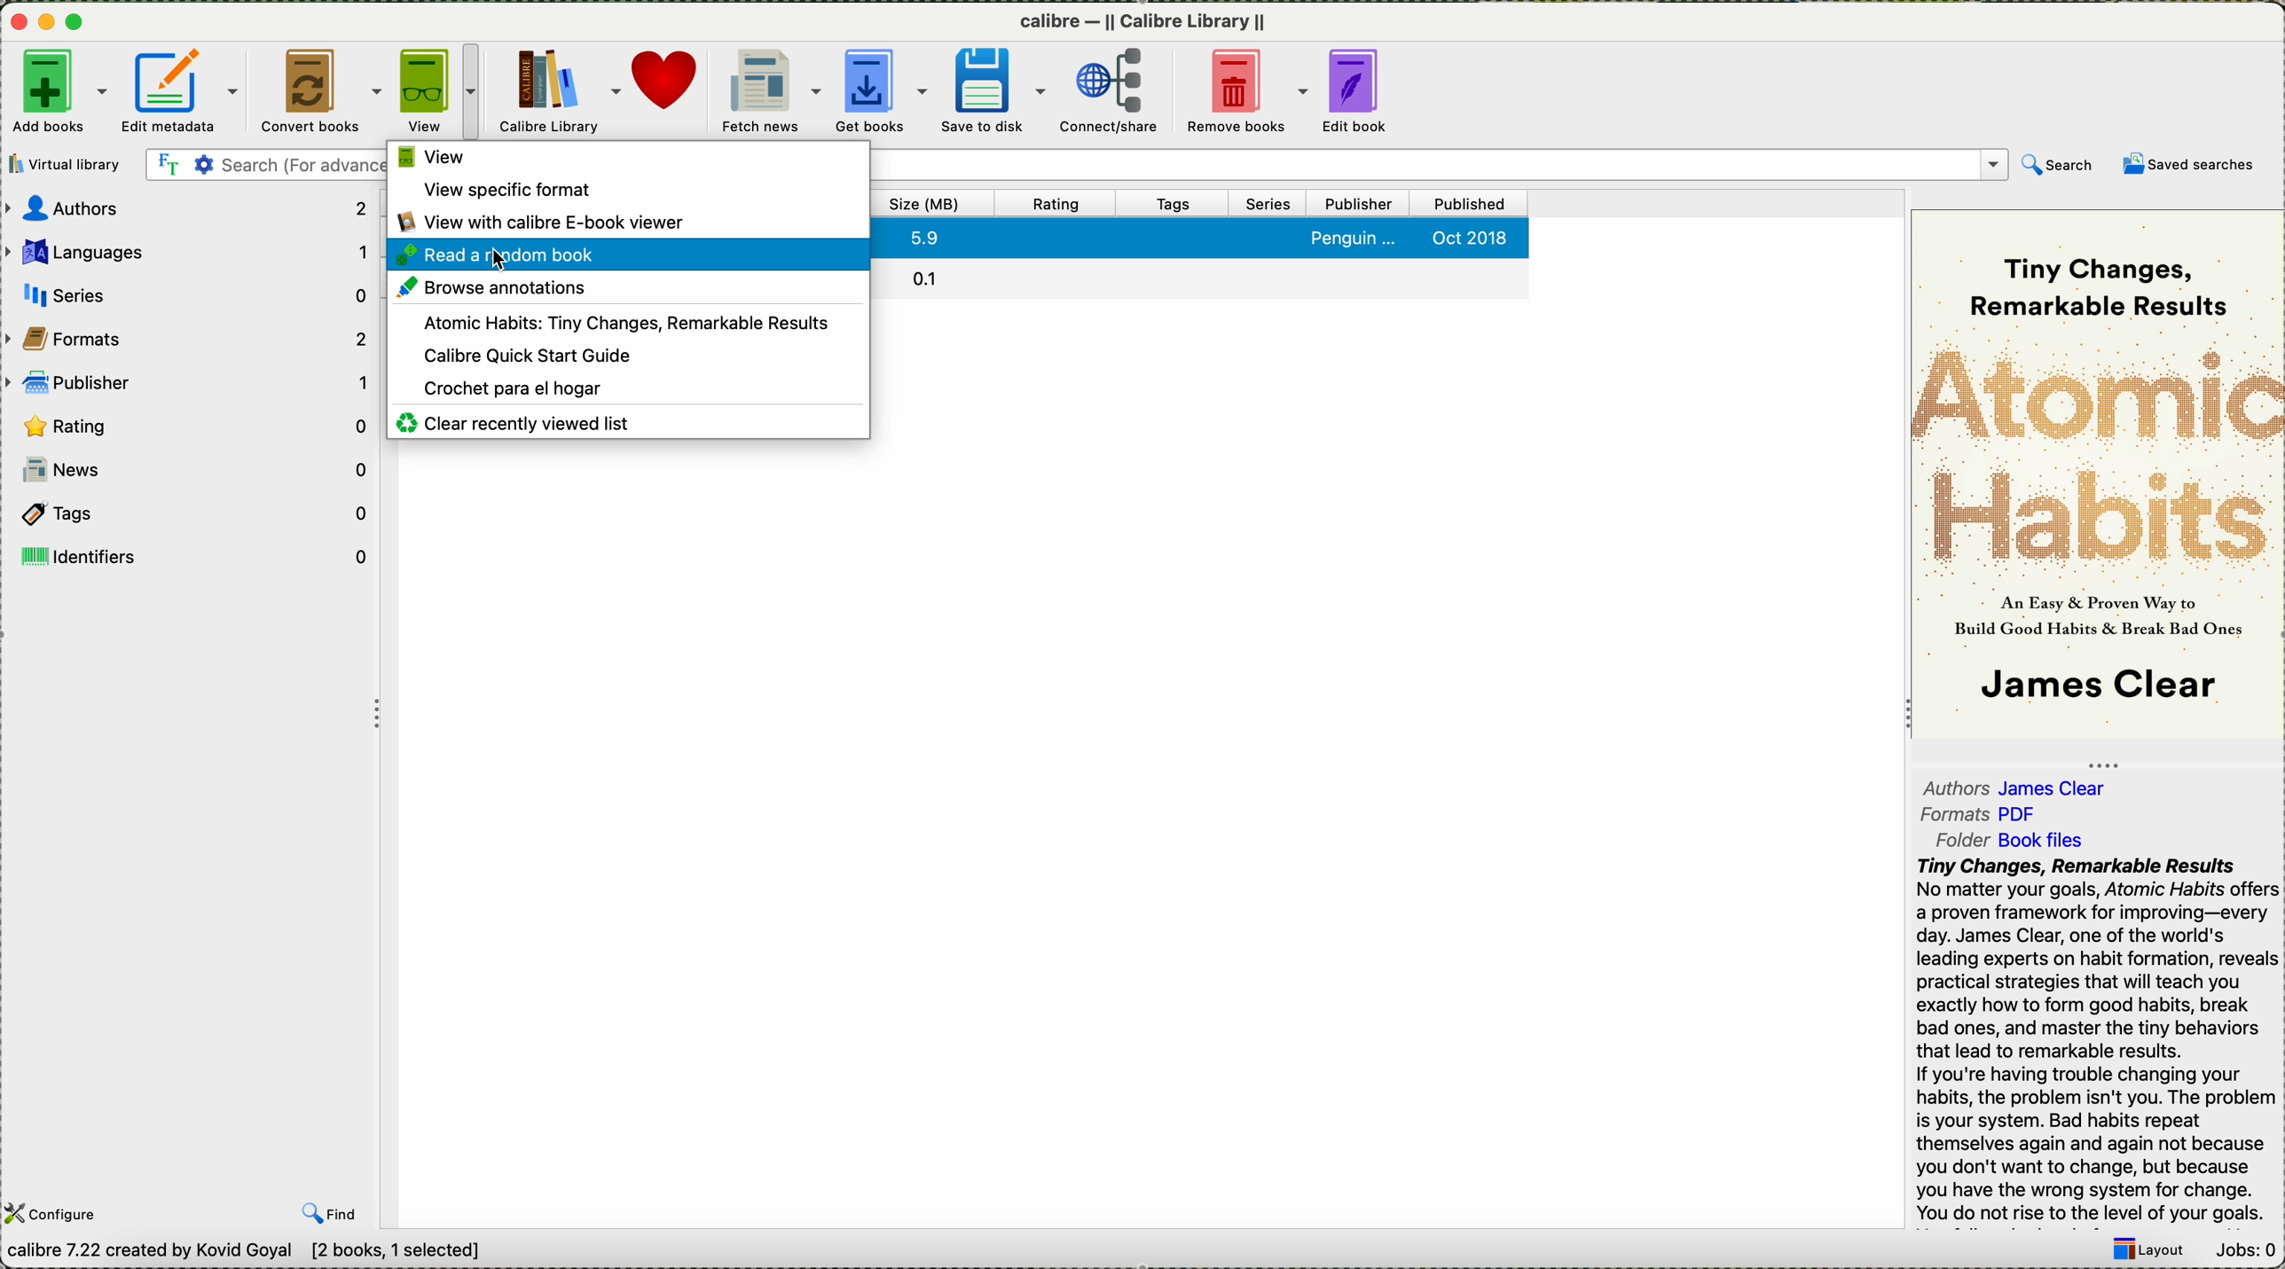 This screenshot has width=2285, height=1269. Describe the element at coordinates (880, 91) in the screenshot. I see `get books` at that location.